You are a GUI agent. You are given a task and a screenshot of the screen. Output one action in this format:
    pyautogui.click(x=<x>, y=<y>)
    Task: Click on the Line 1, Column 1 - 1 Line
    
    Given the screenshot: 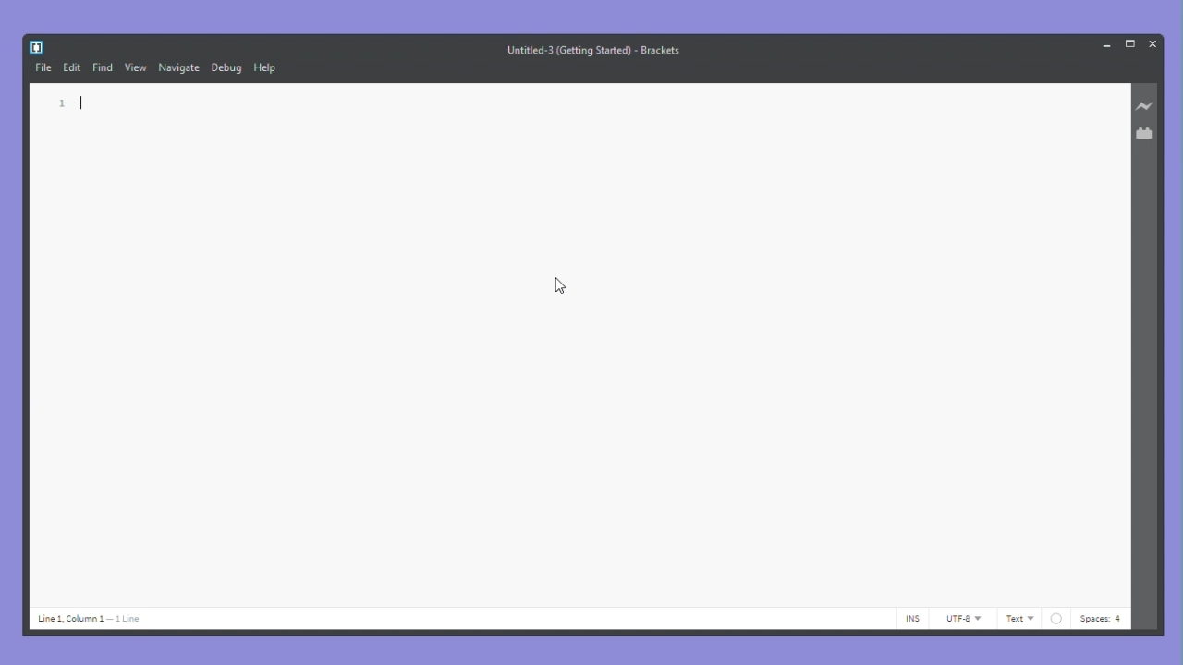 What is the action you would take?
    pyautogui.click(x=96, y=620)
    